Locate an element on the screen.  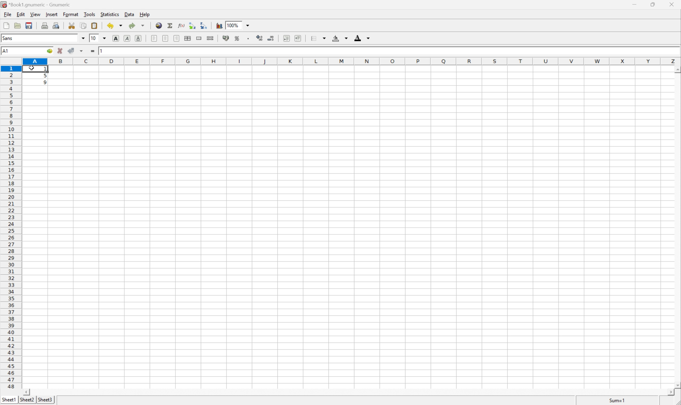
drop down is located at coordinates (106, 38).